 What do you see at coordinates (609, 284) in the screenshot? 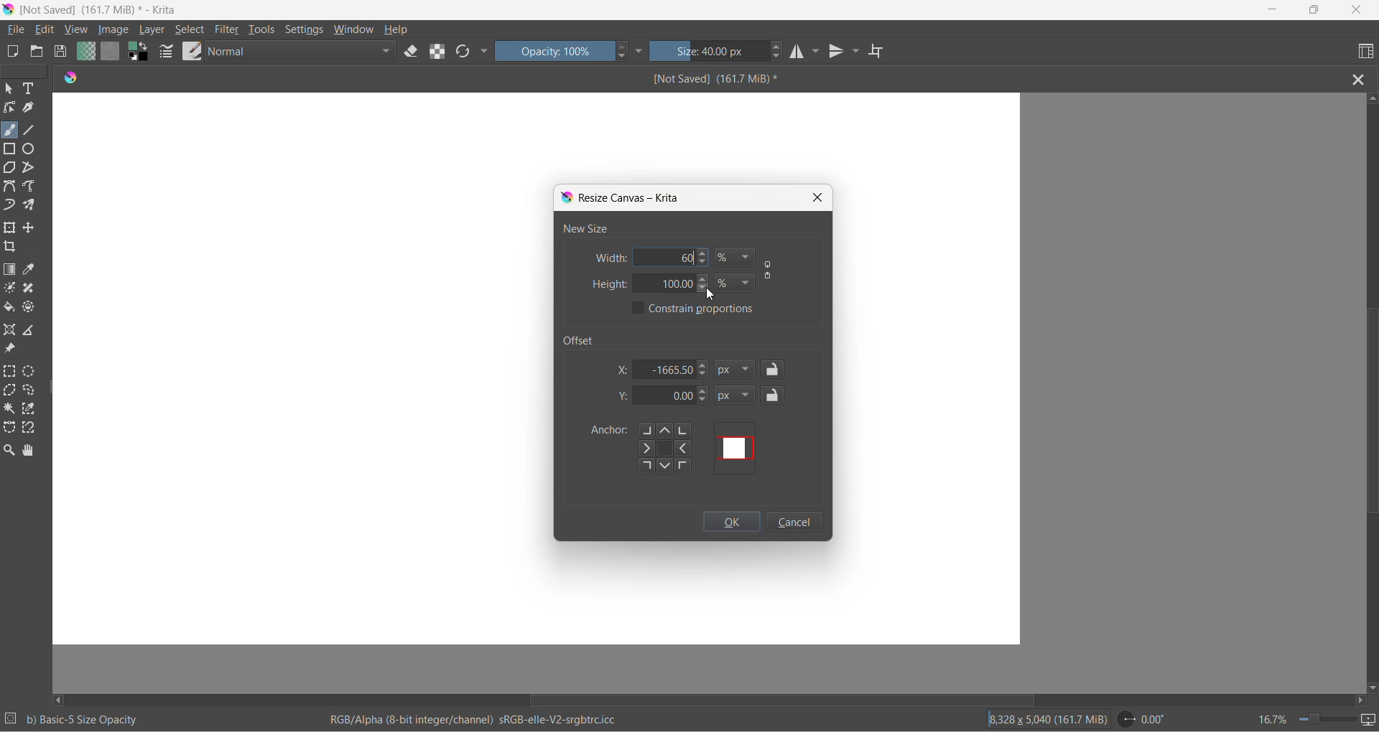
I see `height` at bounding box center [609, 284].